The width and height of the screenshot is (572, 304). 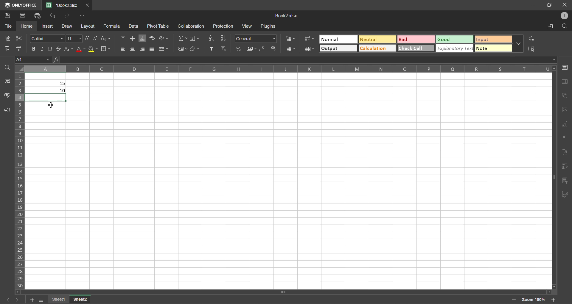 What do you see at coordinates (190, 26) in the screenshot?
I see `collaboration` at bounding box center [190, 26].